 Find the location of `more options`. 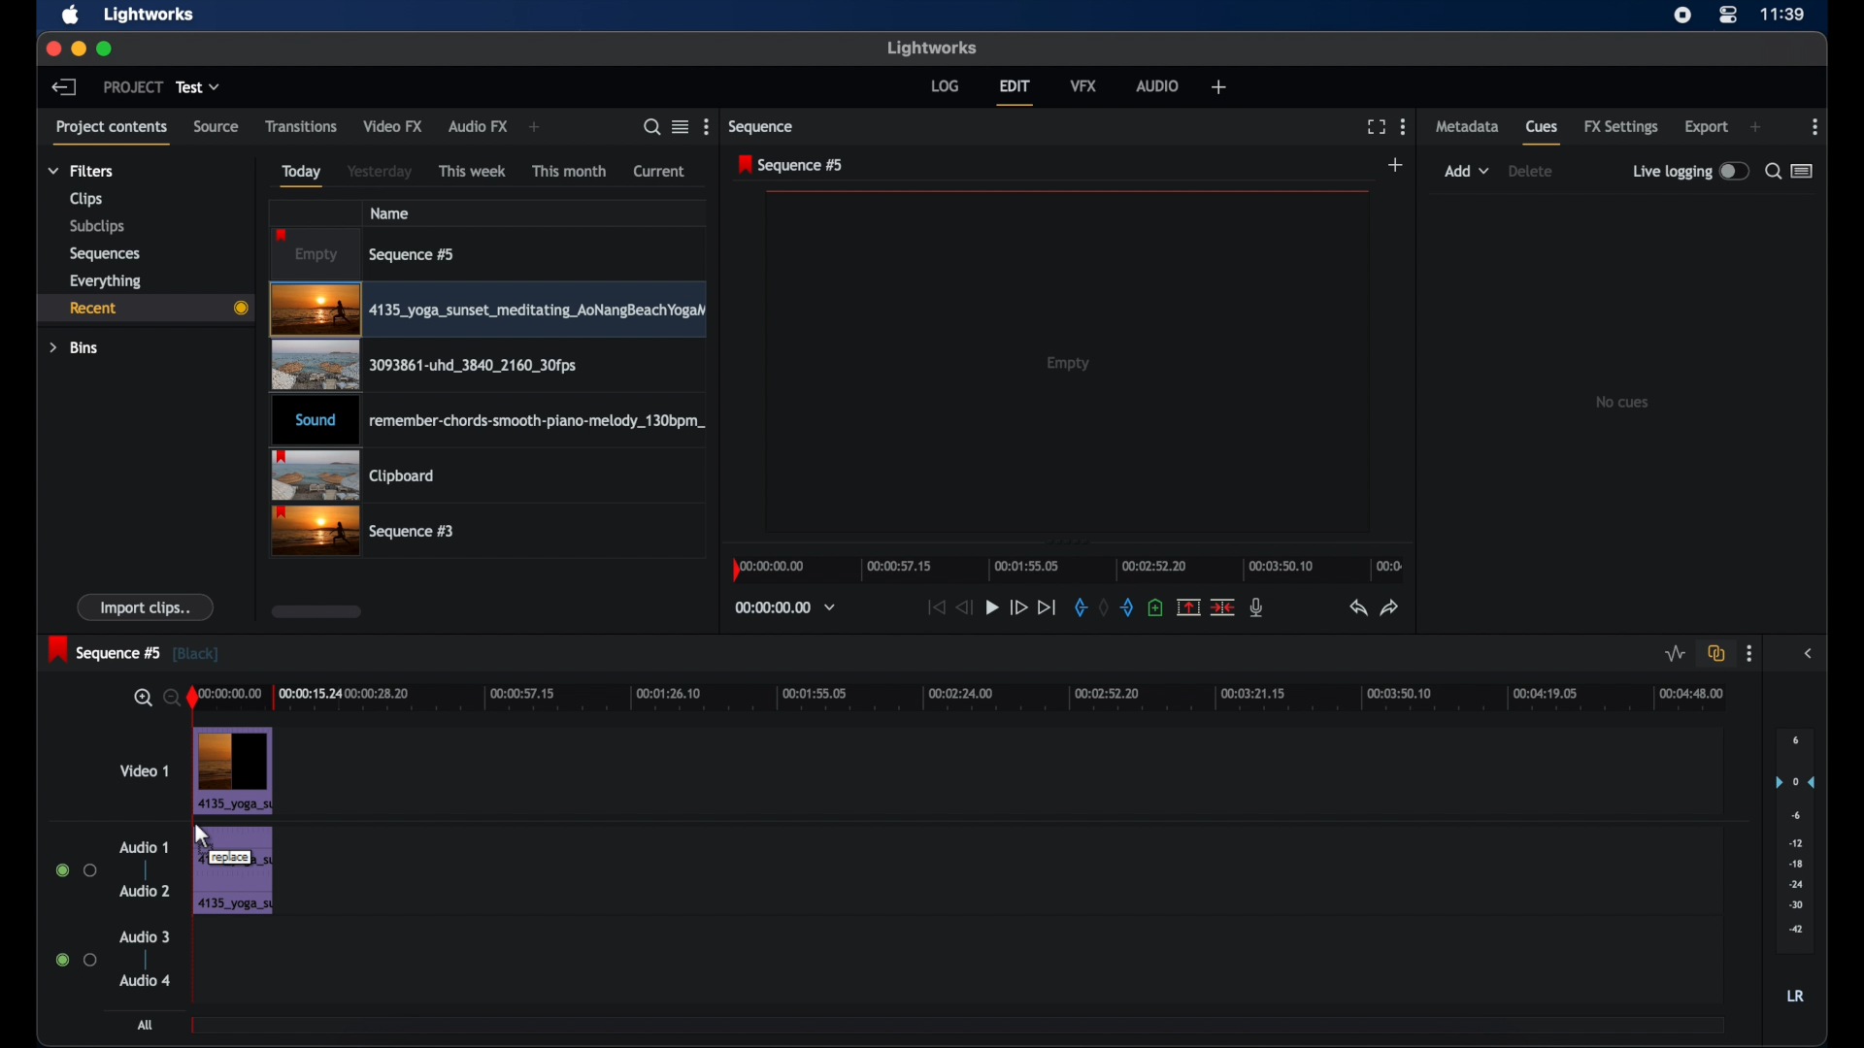

more options is located at coordinates (706, 126).